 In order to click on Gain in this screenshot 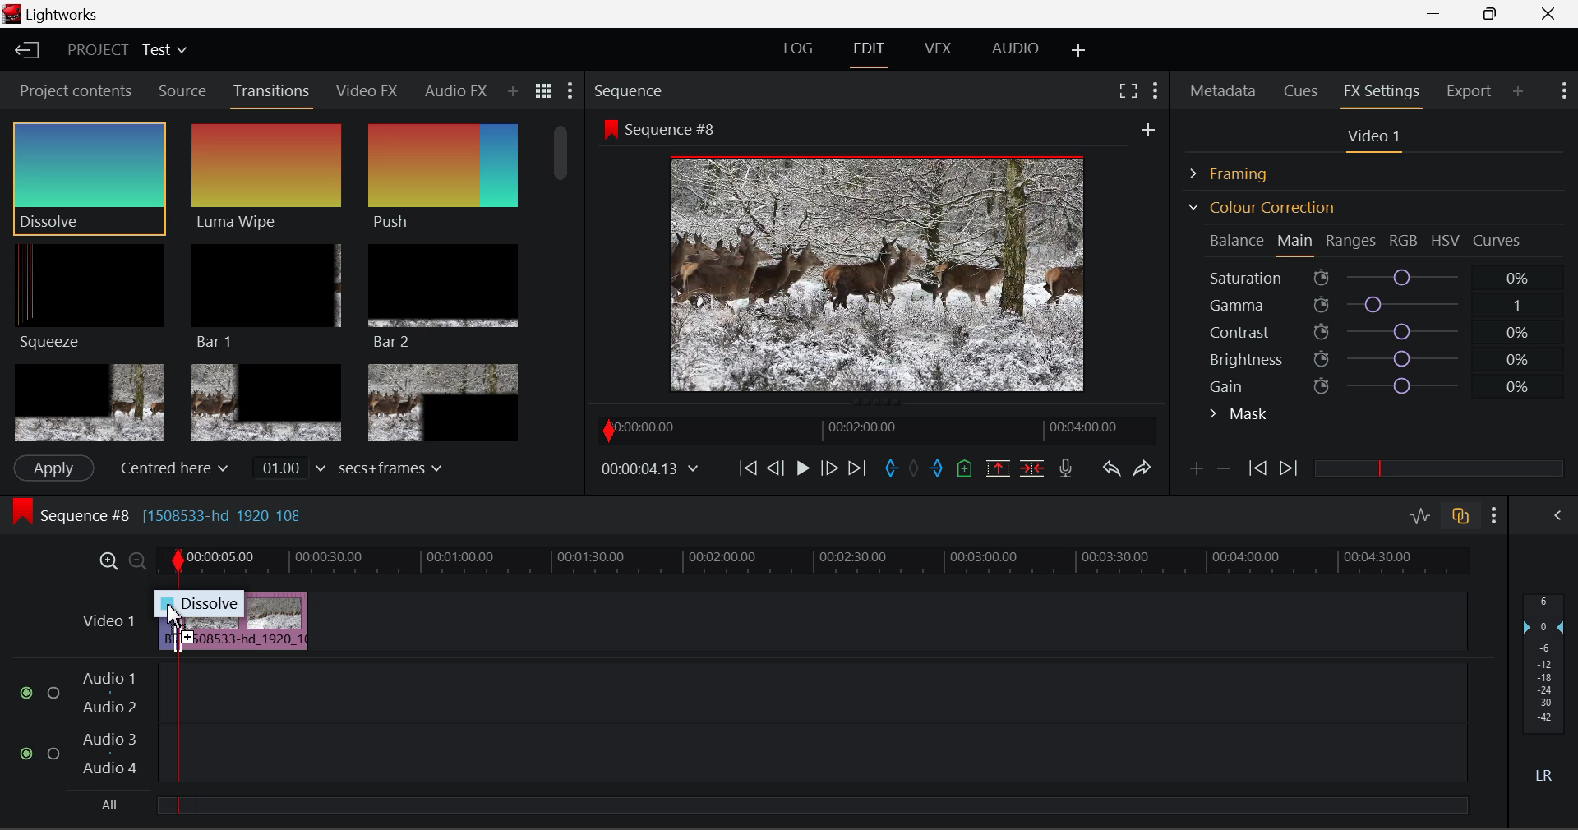, I will do `click(1391, 383)`.